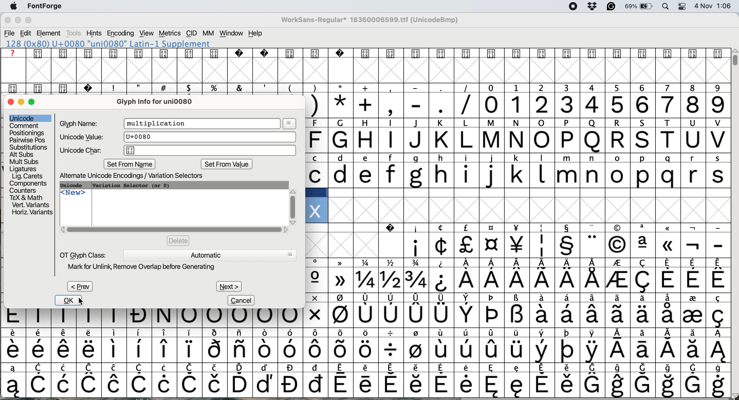 The height and width of the screenshot is (400, 739). I want to click on prev, so click(79, 286).